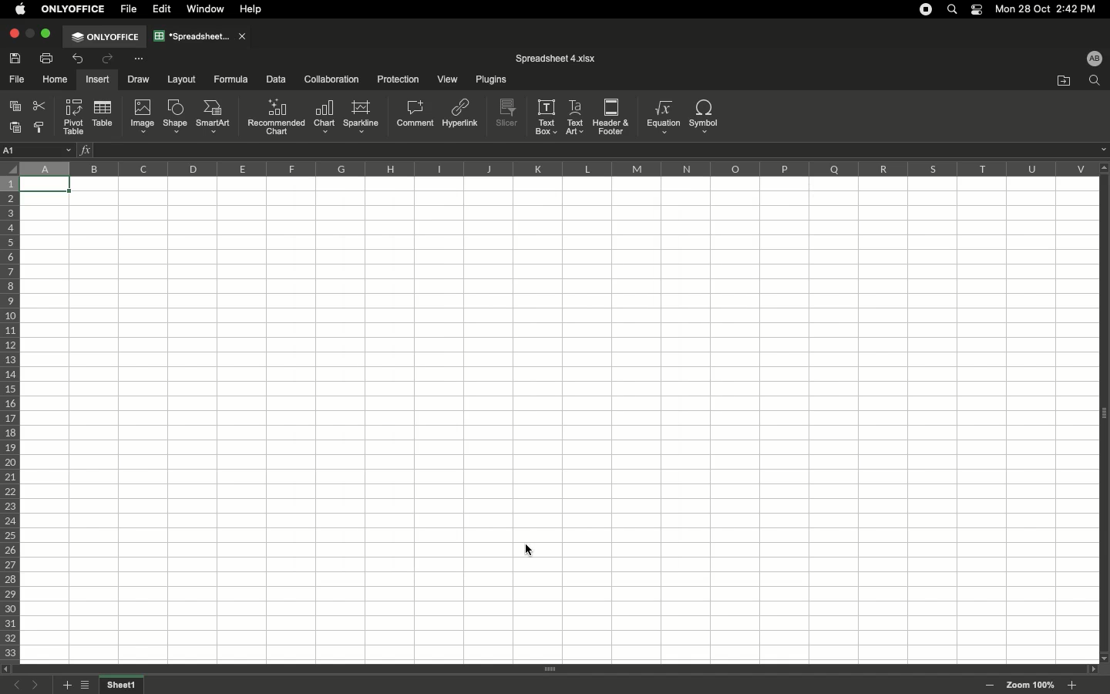 The image size is (1110, 694). Describe the element at coordinates (140, 79) in the screenshot. I see `Draw` at that location.